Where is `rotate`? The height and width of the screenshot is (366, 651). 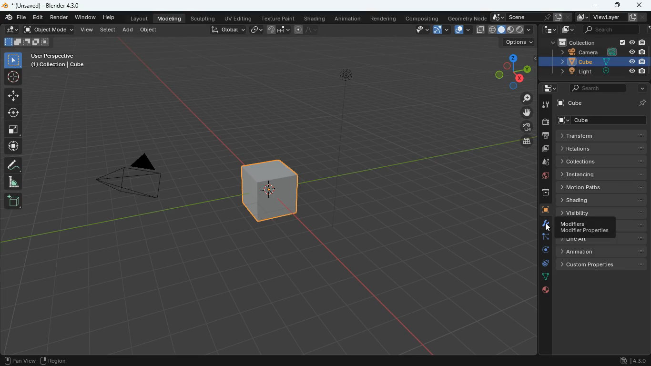
rotate is located at coordinates (541, 250).